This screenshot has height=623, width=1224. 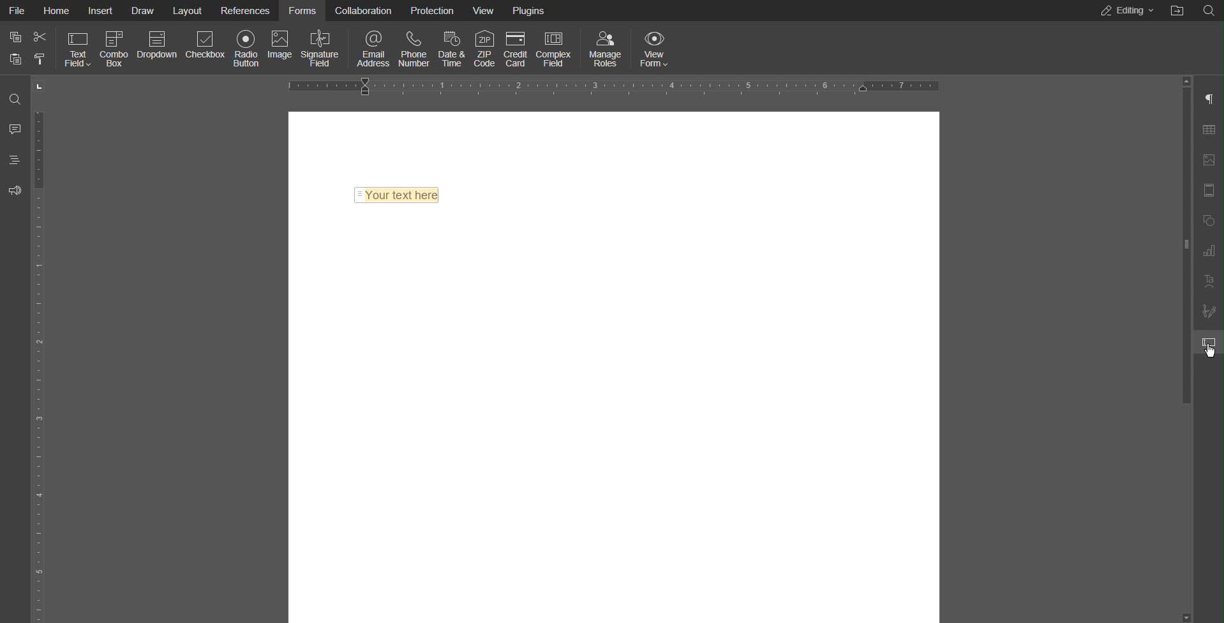 I want to click on cut, so click(x=41, y=37).